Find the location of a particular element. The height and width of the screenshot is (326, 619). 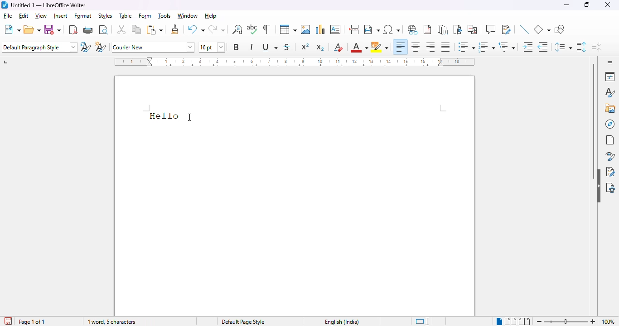

maximize is located at coordinates (587, 5).